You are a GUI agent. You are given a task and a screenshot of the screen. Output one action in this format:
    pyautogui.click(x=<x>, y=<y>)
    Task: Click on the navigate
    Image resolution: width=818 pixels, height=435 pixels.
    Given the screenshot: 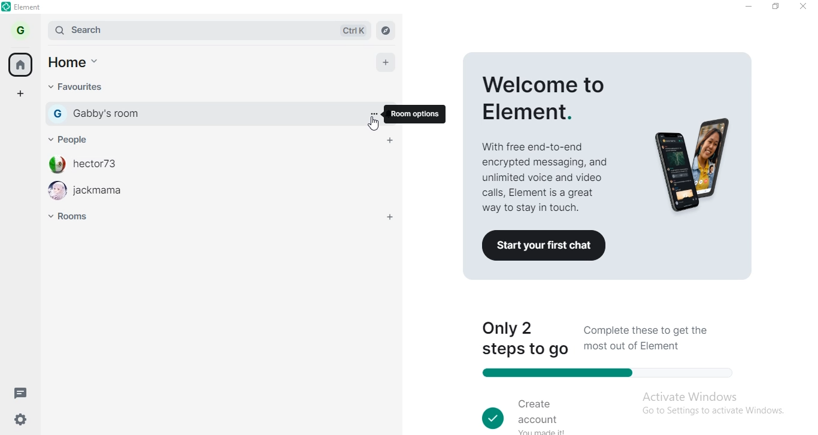 What is the action you would take?
    pyautogui.click(x=387, y=31)
    